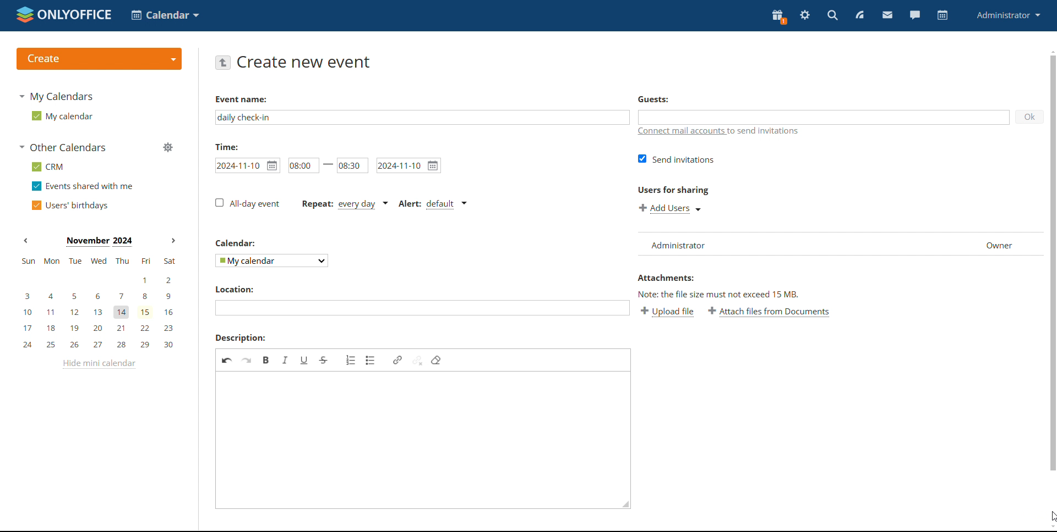 The width and height of the screenshot is (1057, 532). I want to click on alert type, so click(431, 204).